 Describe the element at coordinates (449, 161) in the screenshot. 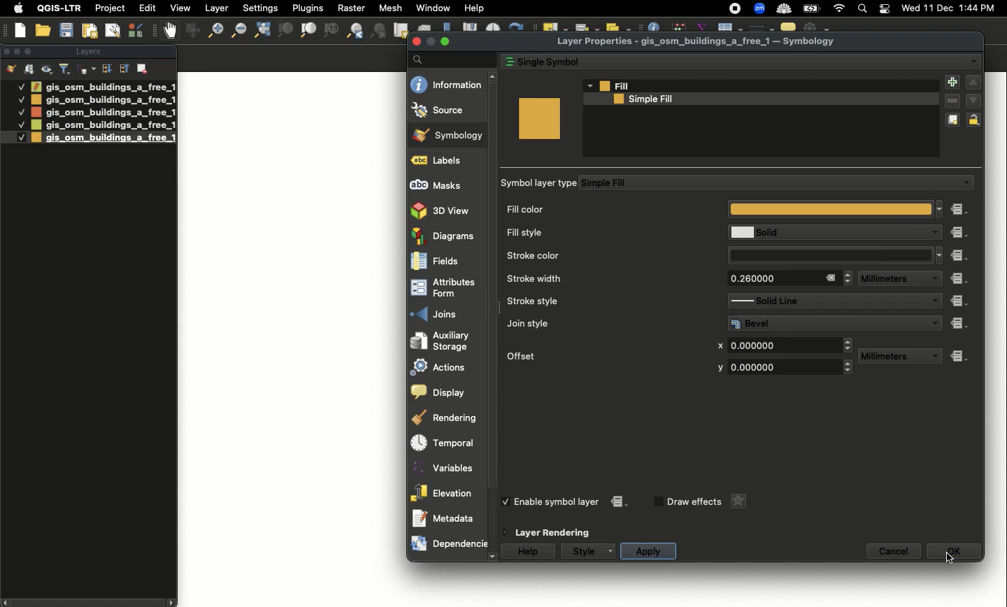

I see `Labels` at that location.